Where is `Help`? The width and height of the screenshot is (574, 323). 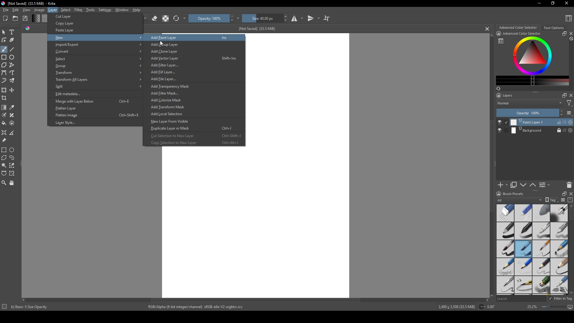 Help is located at coordinates (137, 10).